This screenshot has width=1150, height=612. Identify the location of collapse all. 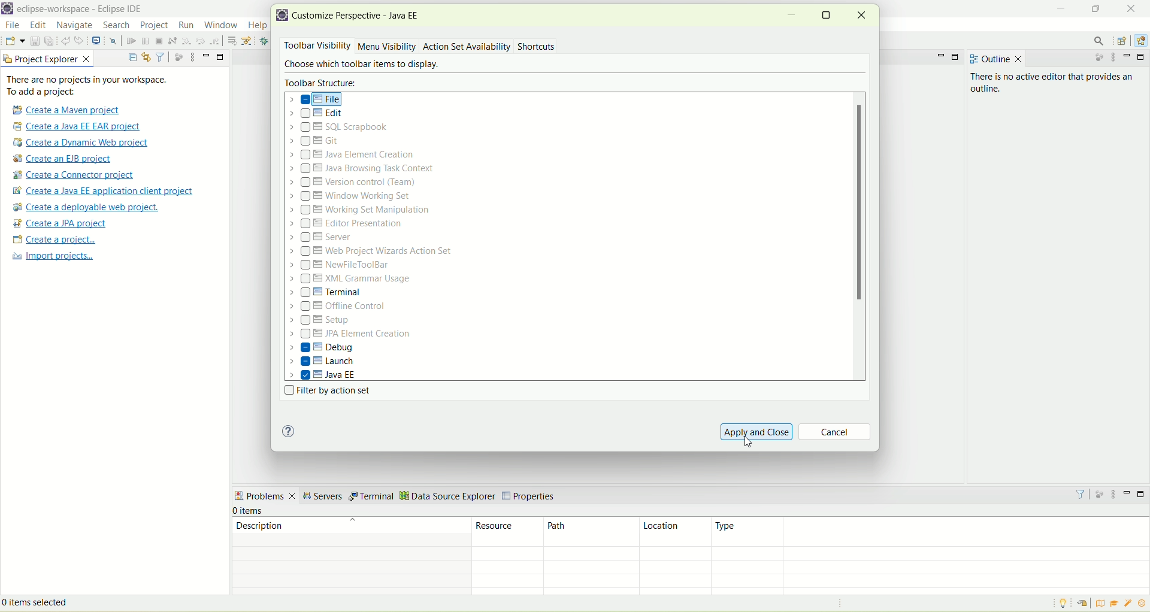
(132, 55).